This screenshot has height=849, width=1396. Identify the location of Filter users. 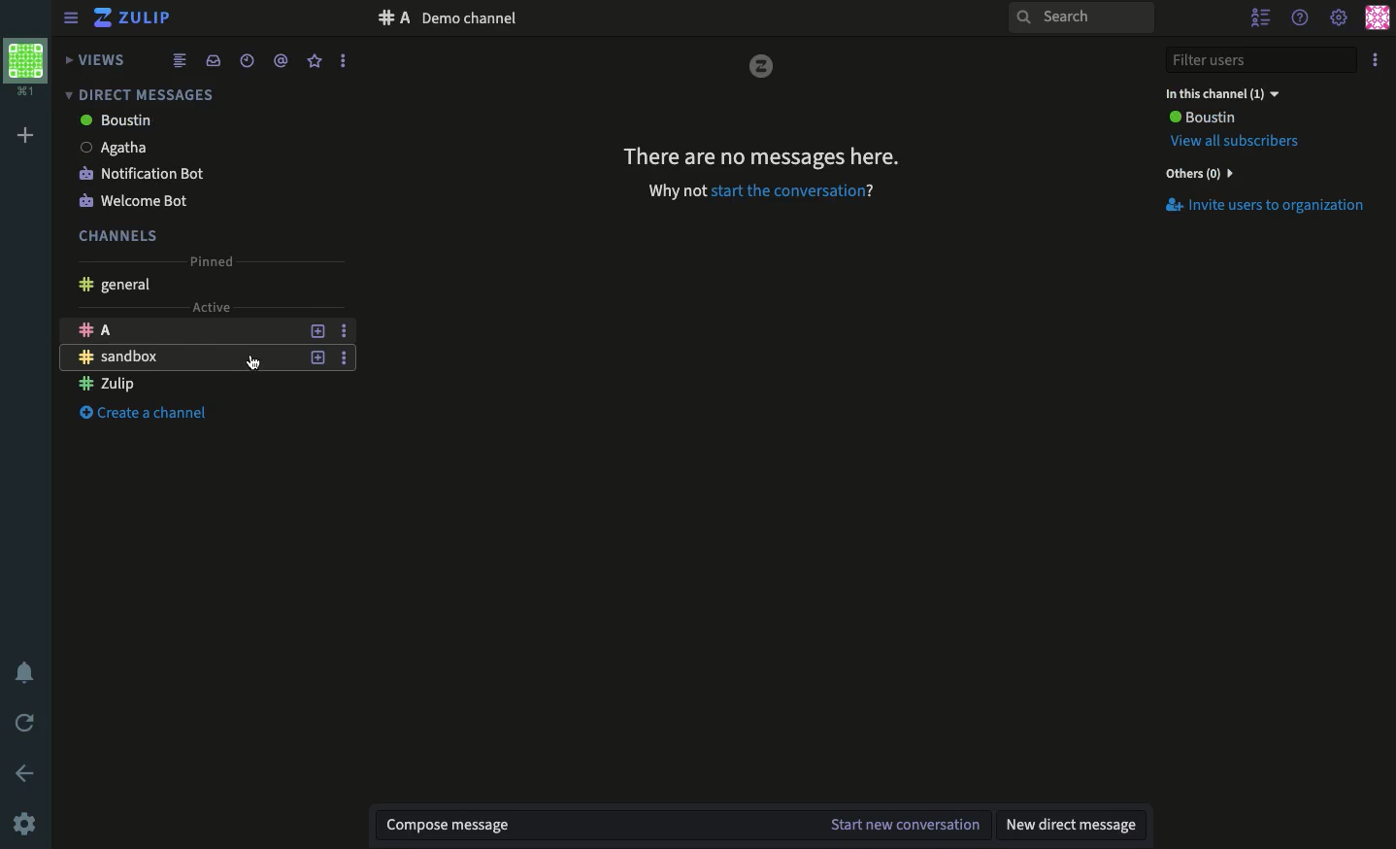
(1262, 61).